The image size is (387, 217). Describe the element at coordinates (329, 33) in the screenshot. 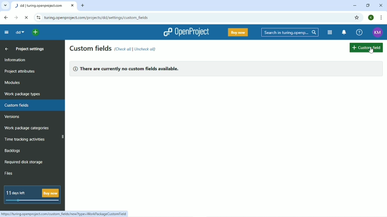

I see `Modules` at that location.